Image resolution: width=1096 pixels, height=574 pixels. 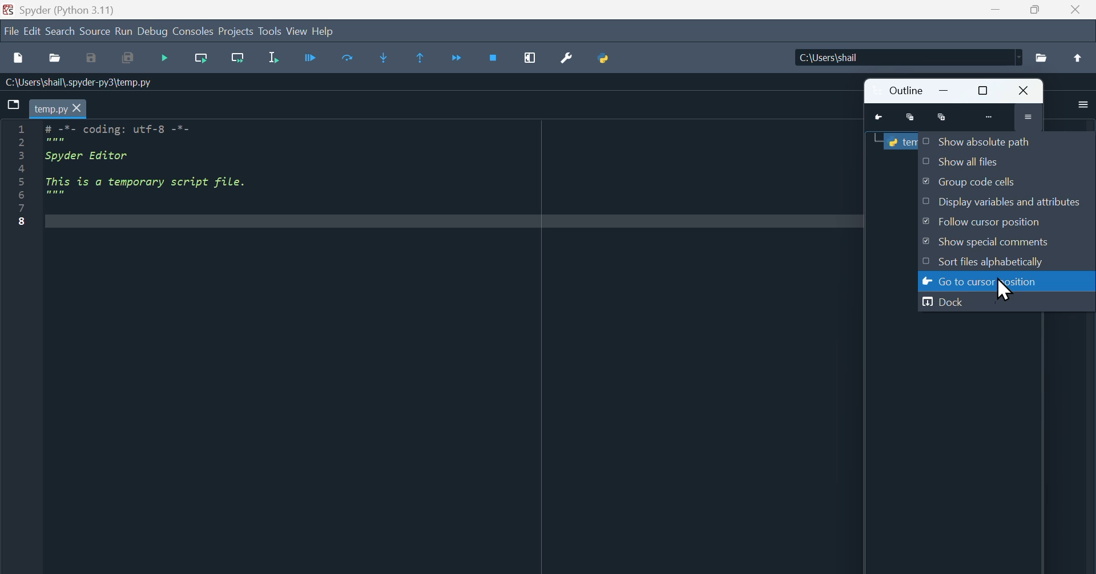 I want to click on Stop debugging, so click(x=493, y=58).